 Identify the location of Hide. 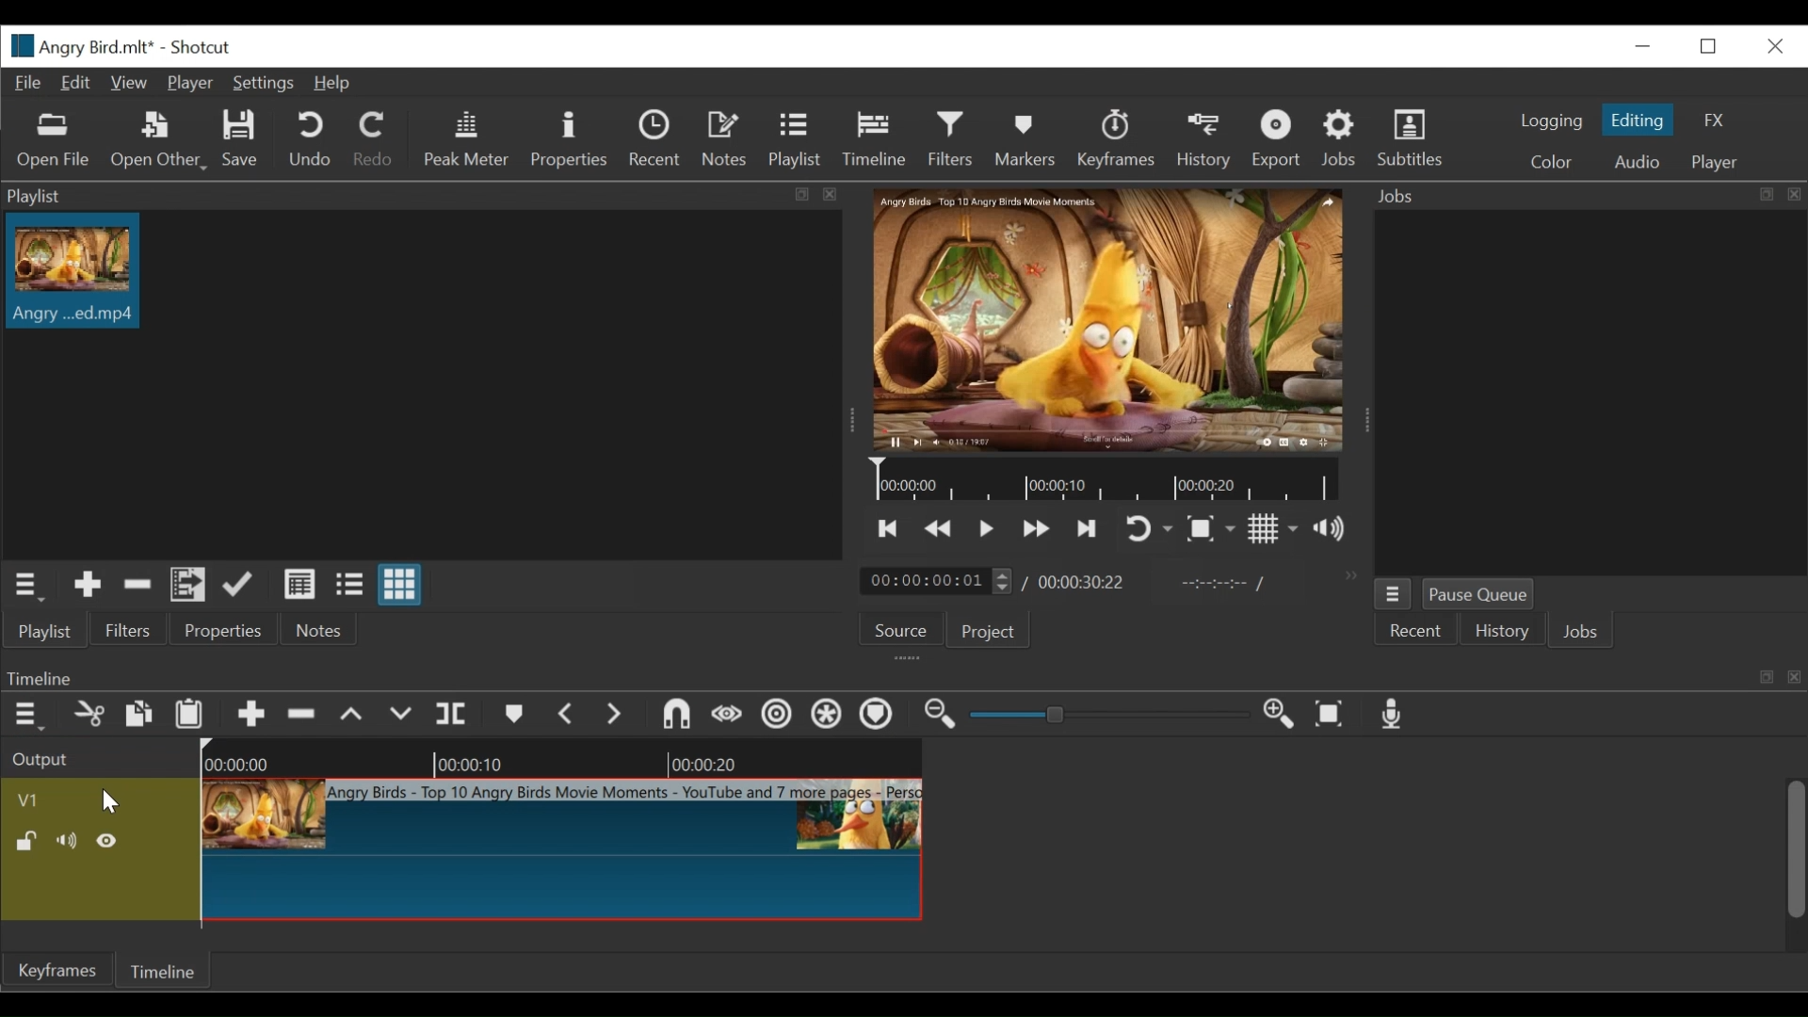
(67, 842).